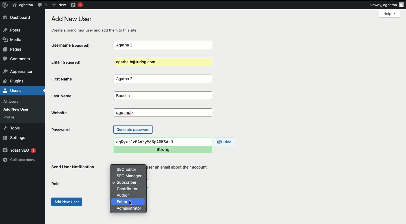 The height and width of the screenshot is (224, 406). Describe the element at coordinates (128, 189) in the screenshot. I see `Contributor` at that location.